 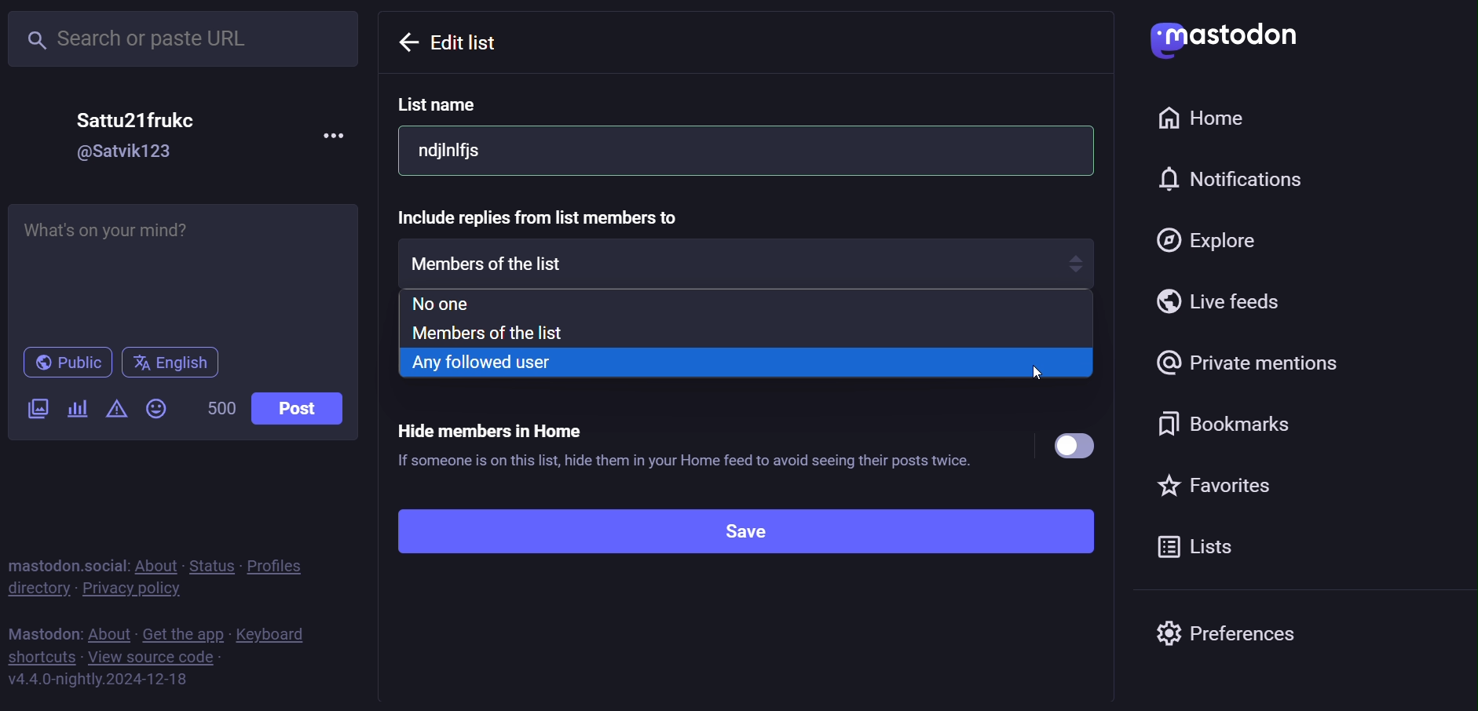 I want to click on no one, so click(x=449, y=304).